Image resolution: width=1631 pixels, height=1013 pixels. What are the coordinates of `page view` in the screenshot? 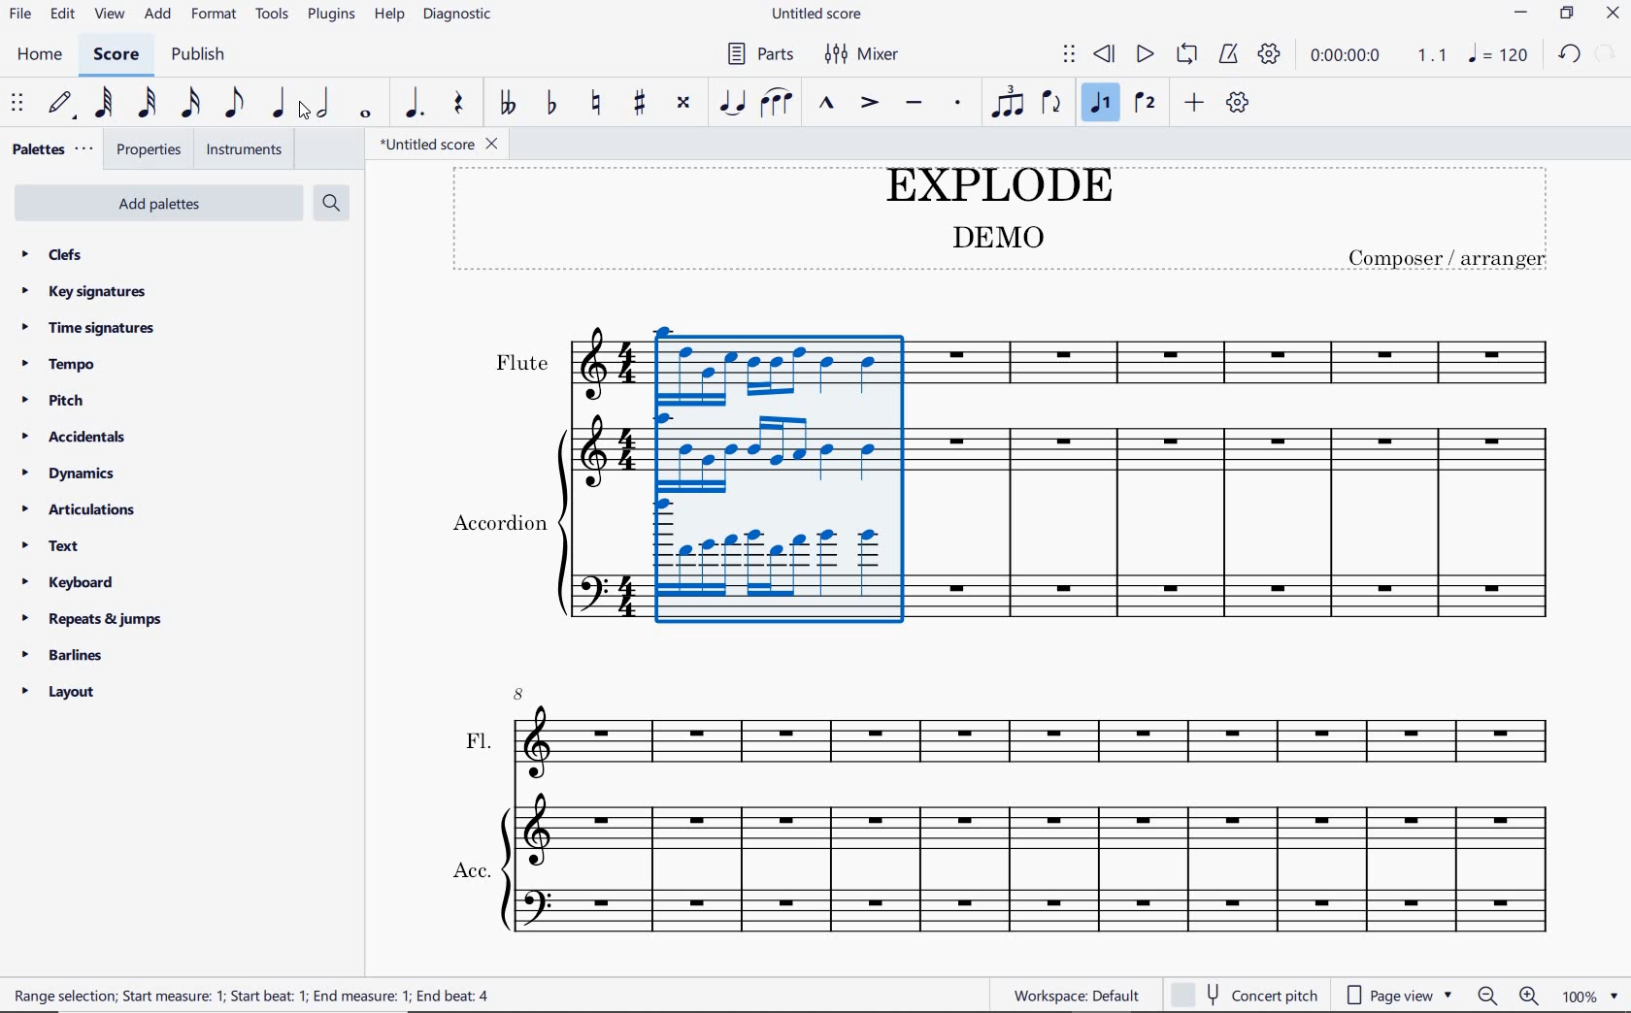 It's located at (1402, 992).